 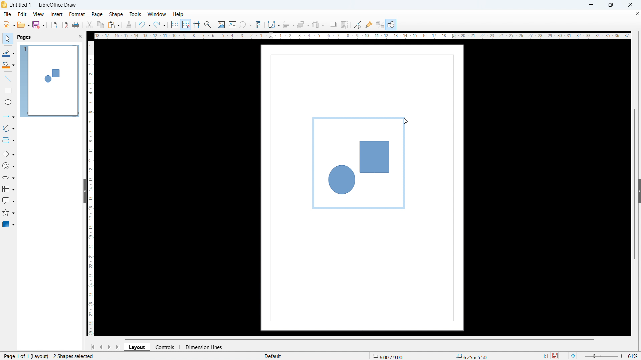 What do you see at coordinates (129, 25) in the screenshot?
I see `clone formatting` at bounding box center [129, 25].